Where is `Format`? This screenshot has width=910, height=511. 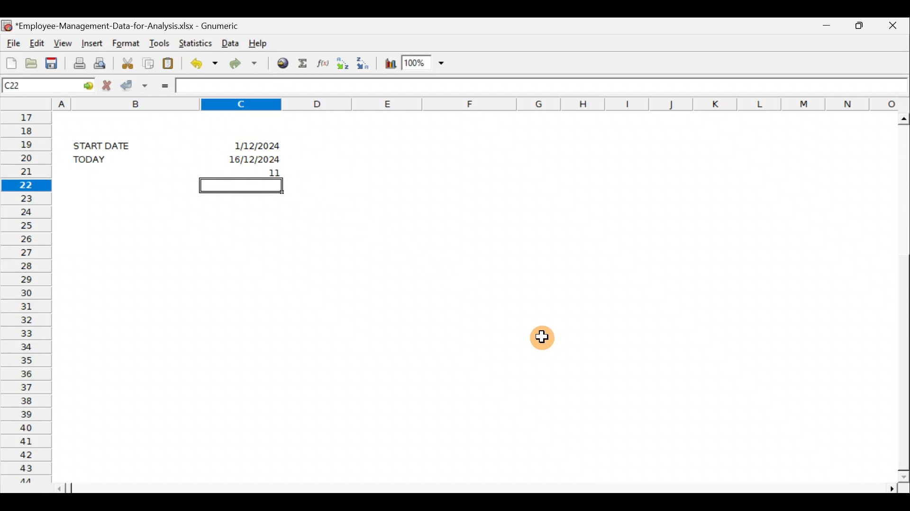 Format is located at coordinates (127, 42).